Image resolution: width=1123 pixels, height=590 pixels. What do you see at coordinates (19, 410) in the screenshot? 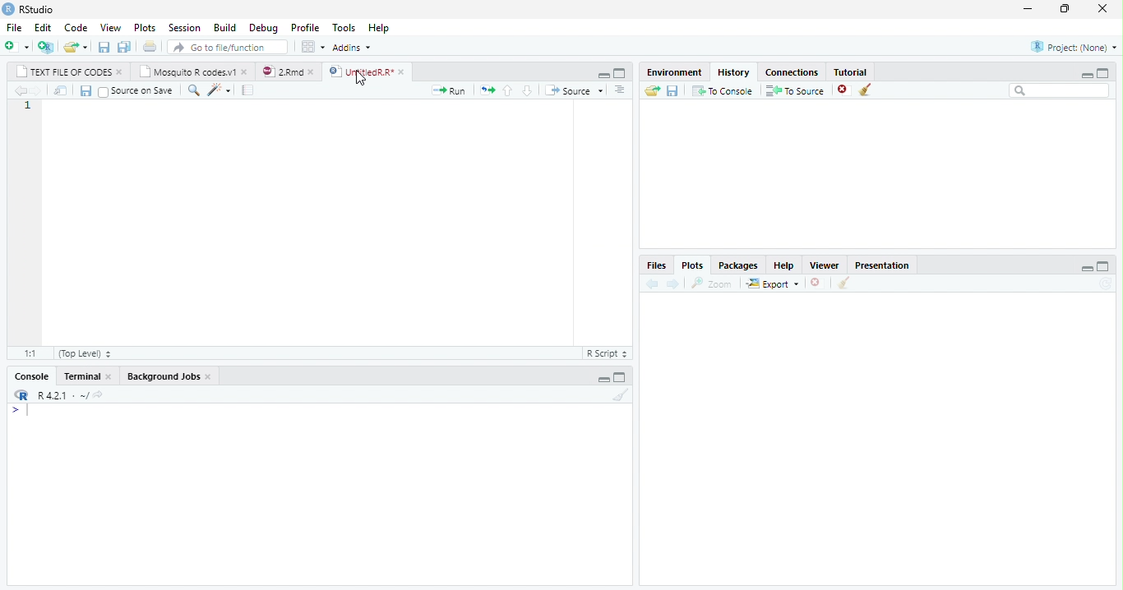
I see `typing` at bounding box center [19, 410].